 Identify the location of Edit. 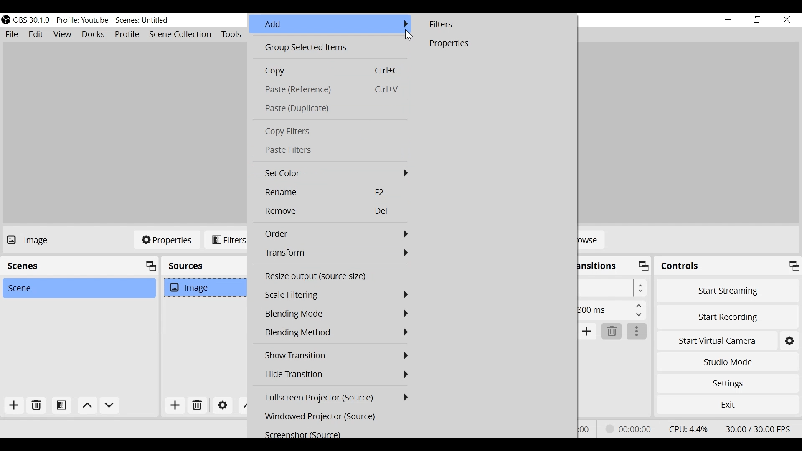
(36, 35).